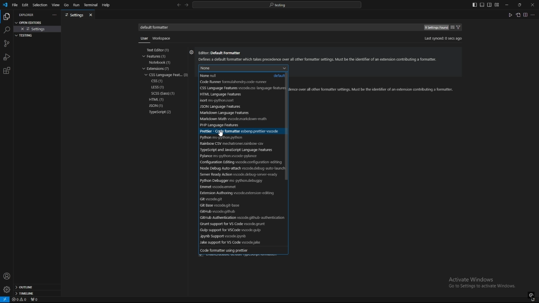 The width and height of the screenshot is (539, 303). What do you see at coordinates (533, 15) in the screenshot?
I see `more actions` at bounding box center [533, 15].